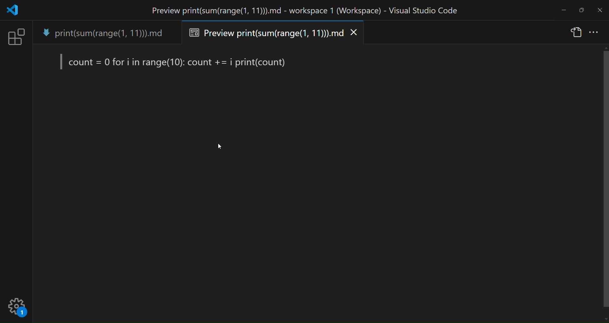  I want to click on tab name, so click(100, 32).